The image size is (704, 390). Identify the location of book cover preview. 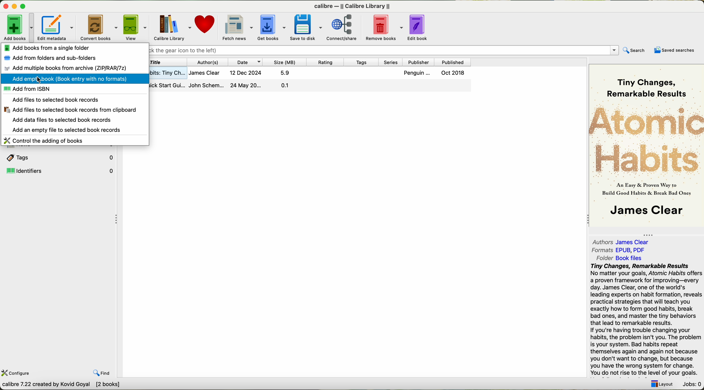
(647, 145).